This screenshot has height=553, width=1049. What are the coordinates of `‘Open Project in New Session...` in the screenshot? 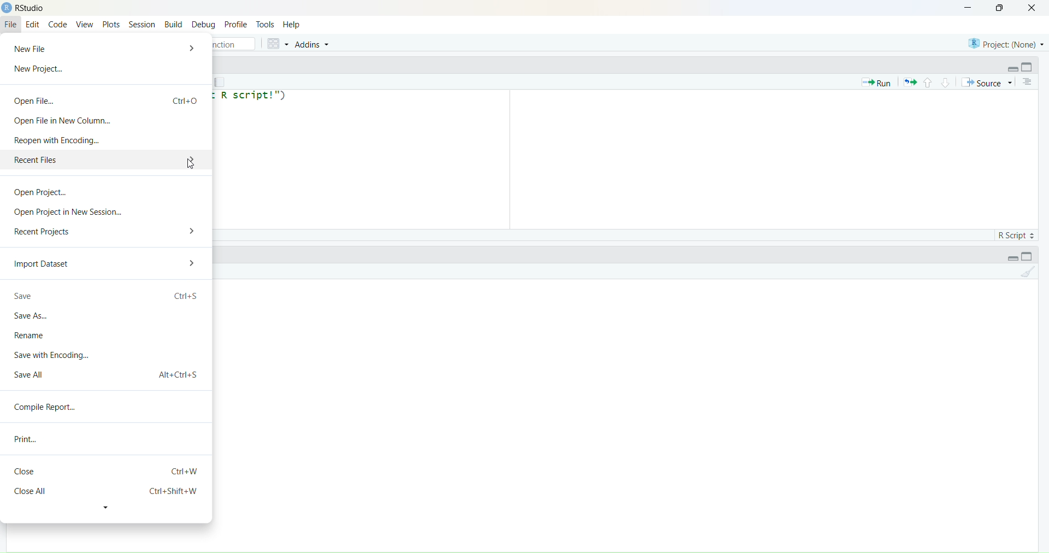 It's located at (68, 212).